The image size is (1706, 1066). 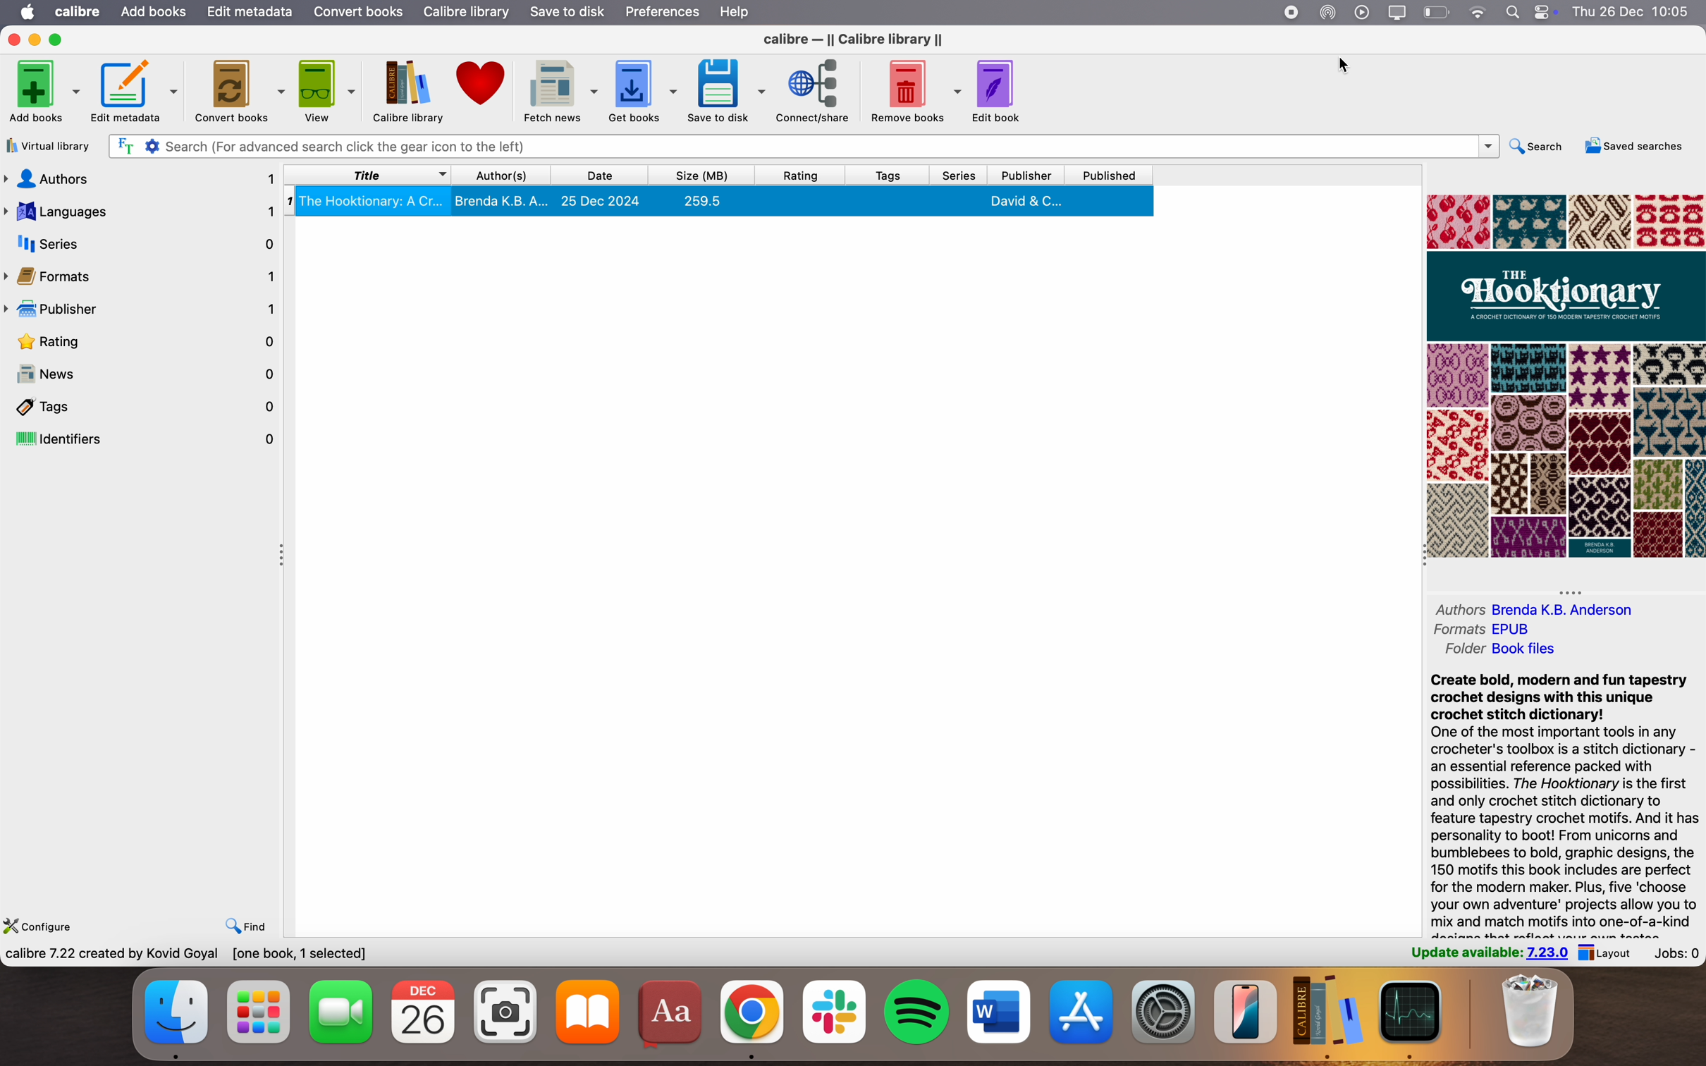 I want to click on formats, so click(x=1487, y=629).